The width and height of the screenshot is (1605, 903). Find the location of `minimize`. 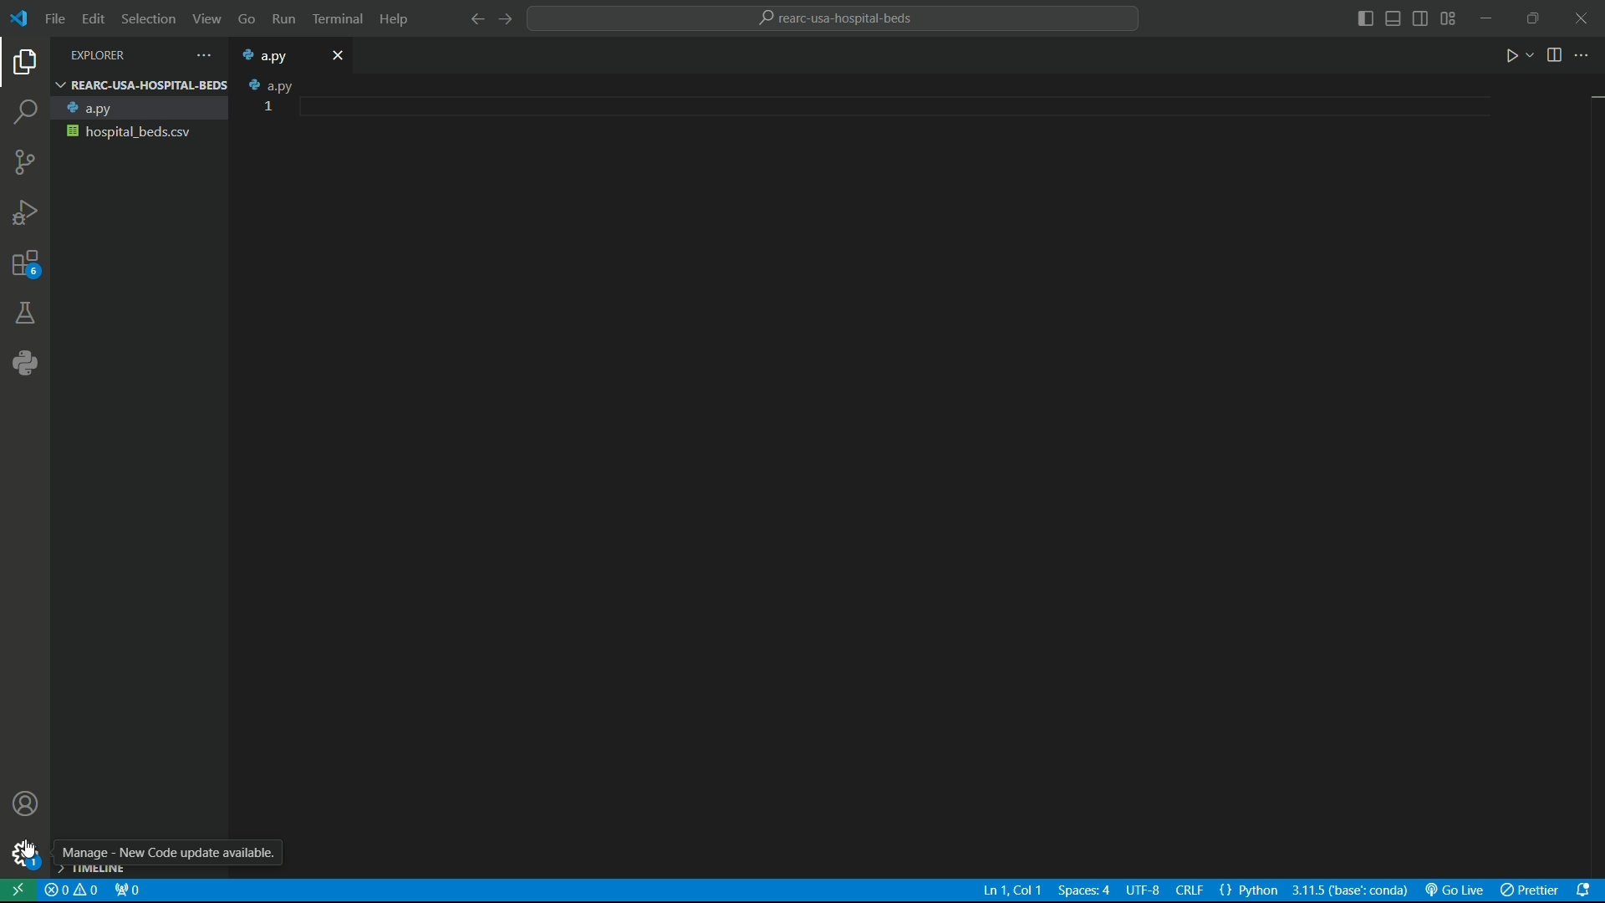

minimize is located at coordinates (1488, 18).